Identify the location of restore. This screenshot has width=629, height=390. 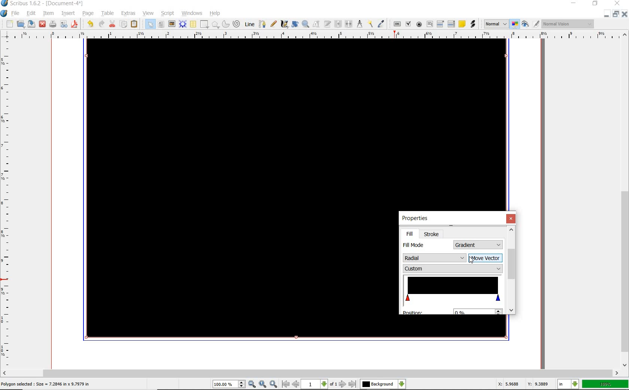
(595, 4).